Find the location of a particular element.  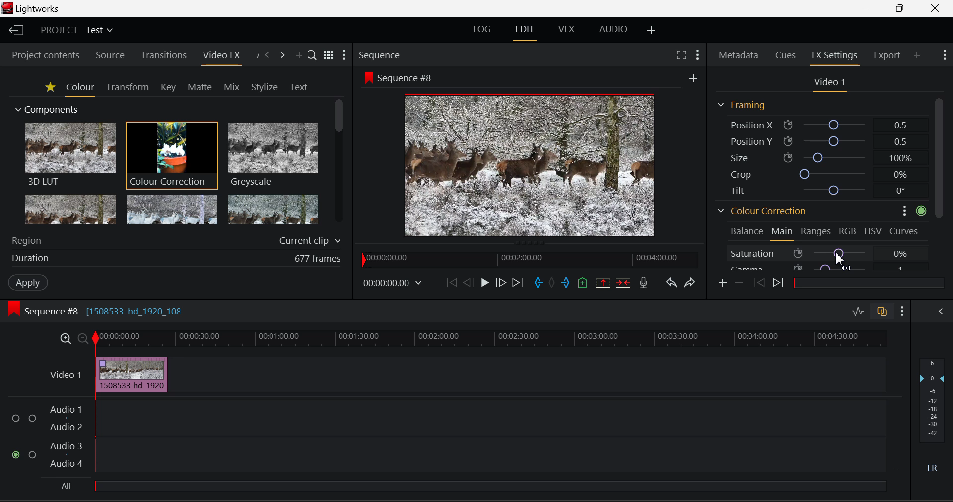

Delete/Cut is located at coordinates (624, 283).